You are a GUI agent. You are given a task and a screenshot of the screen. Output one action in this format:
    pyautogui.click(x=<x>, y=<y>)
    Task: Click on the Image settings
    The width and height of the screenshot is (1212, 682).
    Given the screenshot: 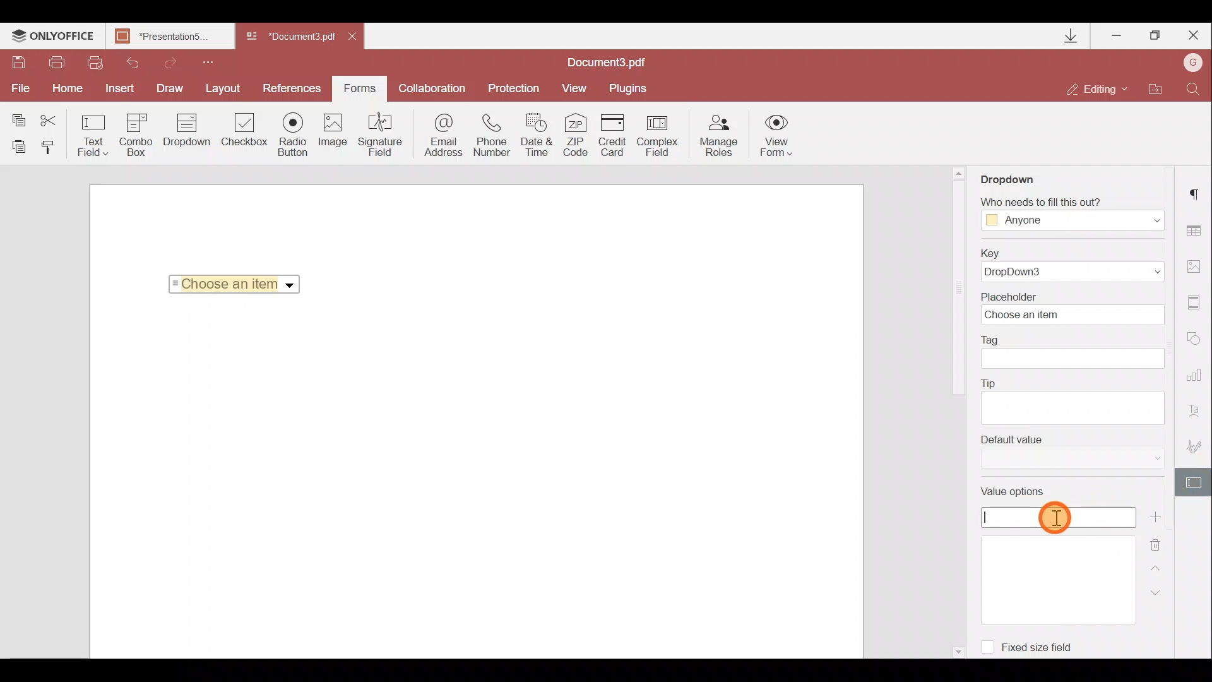 What is the action you would take?
    pyautogui.click(x=1197, y=266)
    